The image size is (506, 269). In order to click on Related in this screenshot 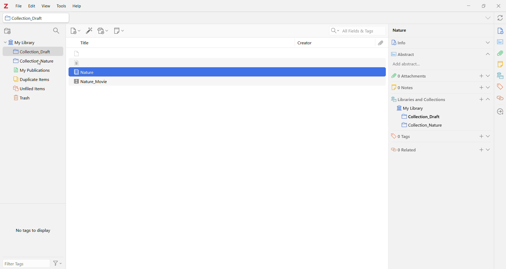, I will do `click(500, 98)`.